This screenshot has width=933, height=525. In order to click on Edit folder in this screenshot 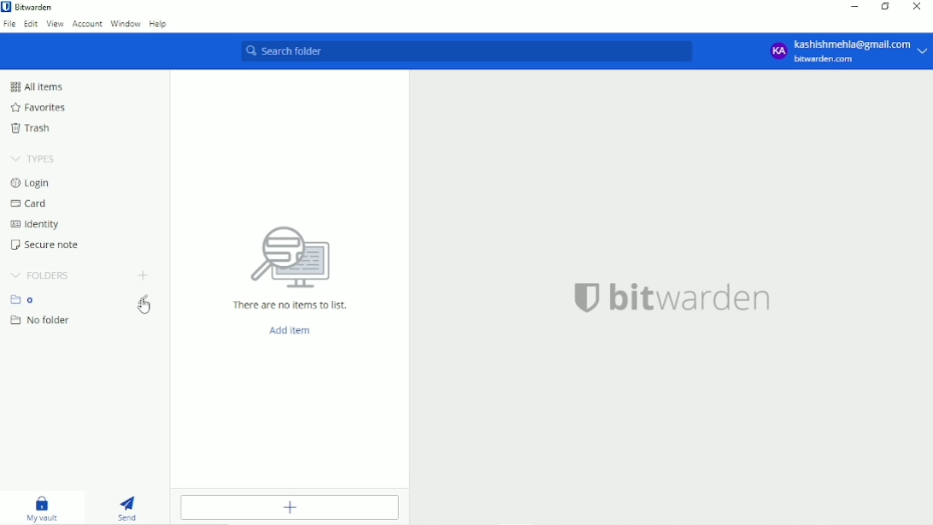, I will do `click(147, 304)`.